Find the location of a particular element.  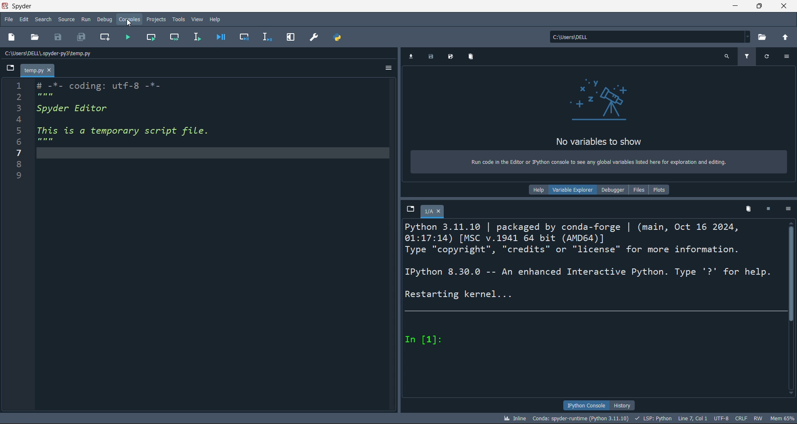

LSP: python is located at coordinates (653, 418).